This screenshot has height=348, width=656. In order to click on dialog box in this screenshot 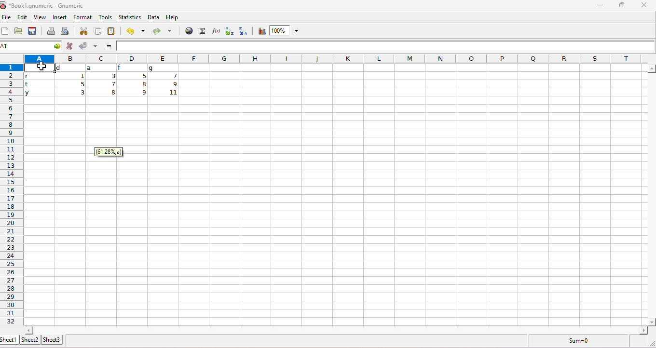, I will do `click(110, 151)`.